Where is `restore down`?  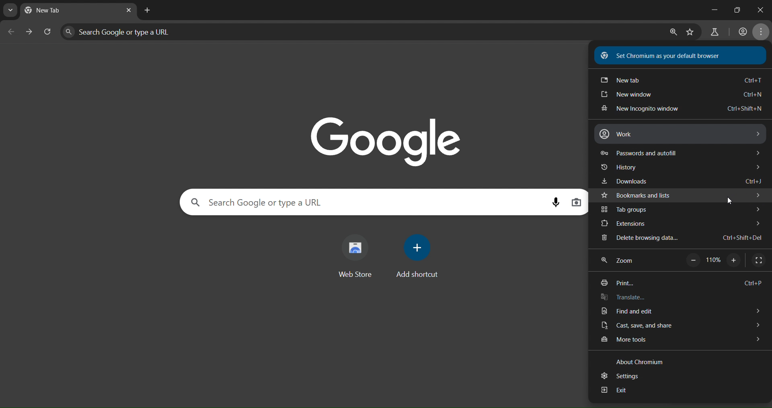 restore down is located at coordinates (737, 9).